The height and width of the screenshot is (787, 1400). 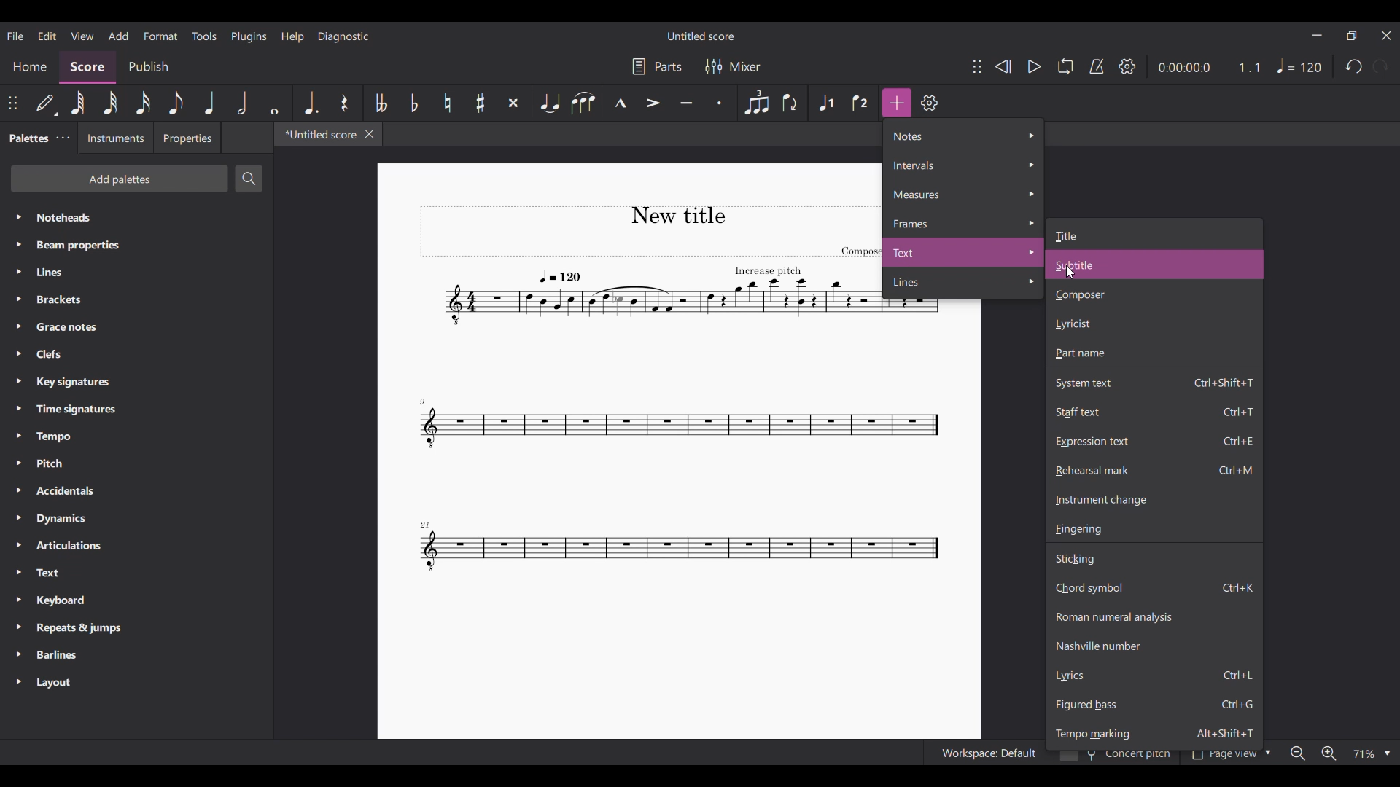 What do you see at coordinates (345, 103) in the screenshot?
I see `Rest` at bounding box center [345, 103].